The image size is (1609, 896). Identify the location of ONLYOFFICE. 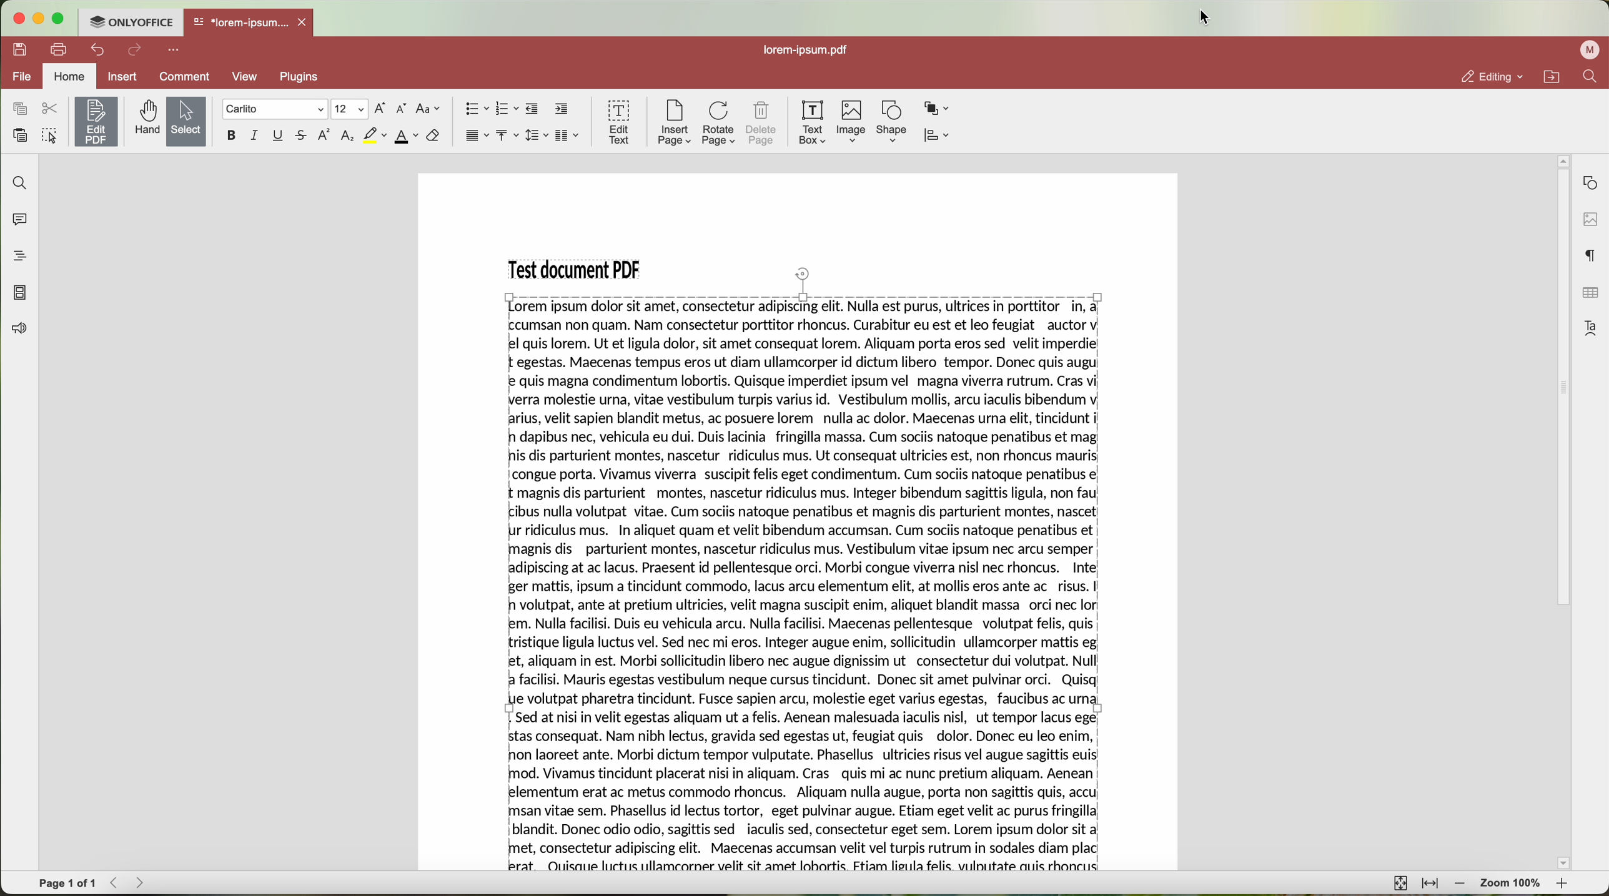
(132, 23).